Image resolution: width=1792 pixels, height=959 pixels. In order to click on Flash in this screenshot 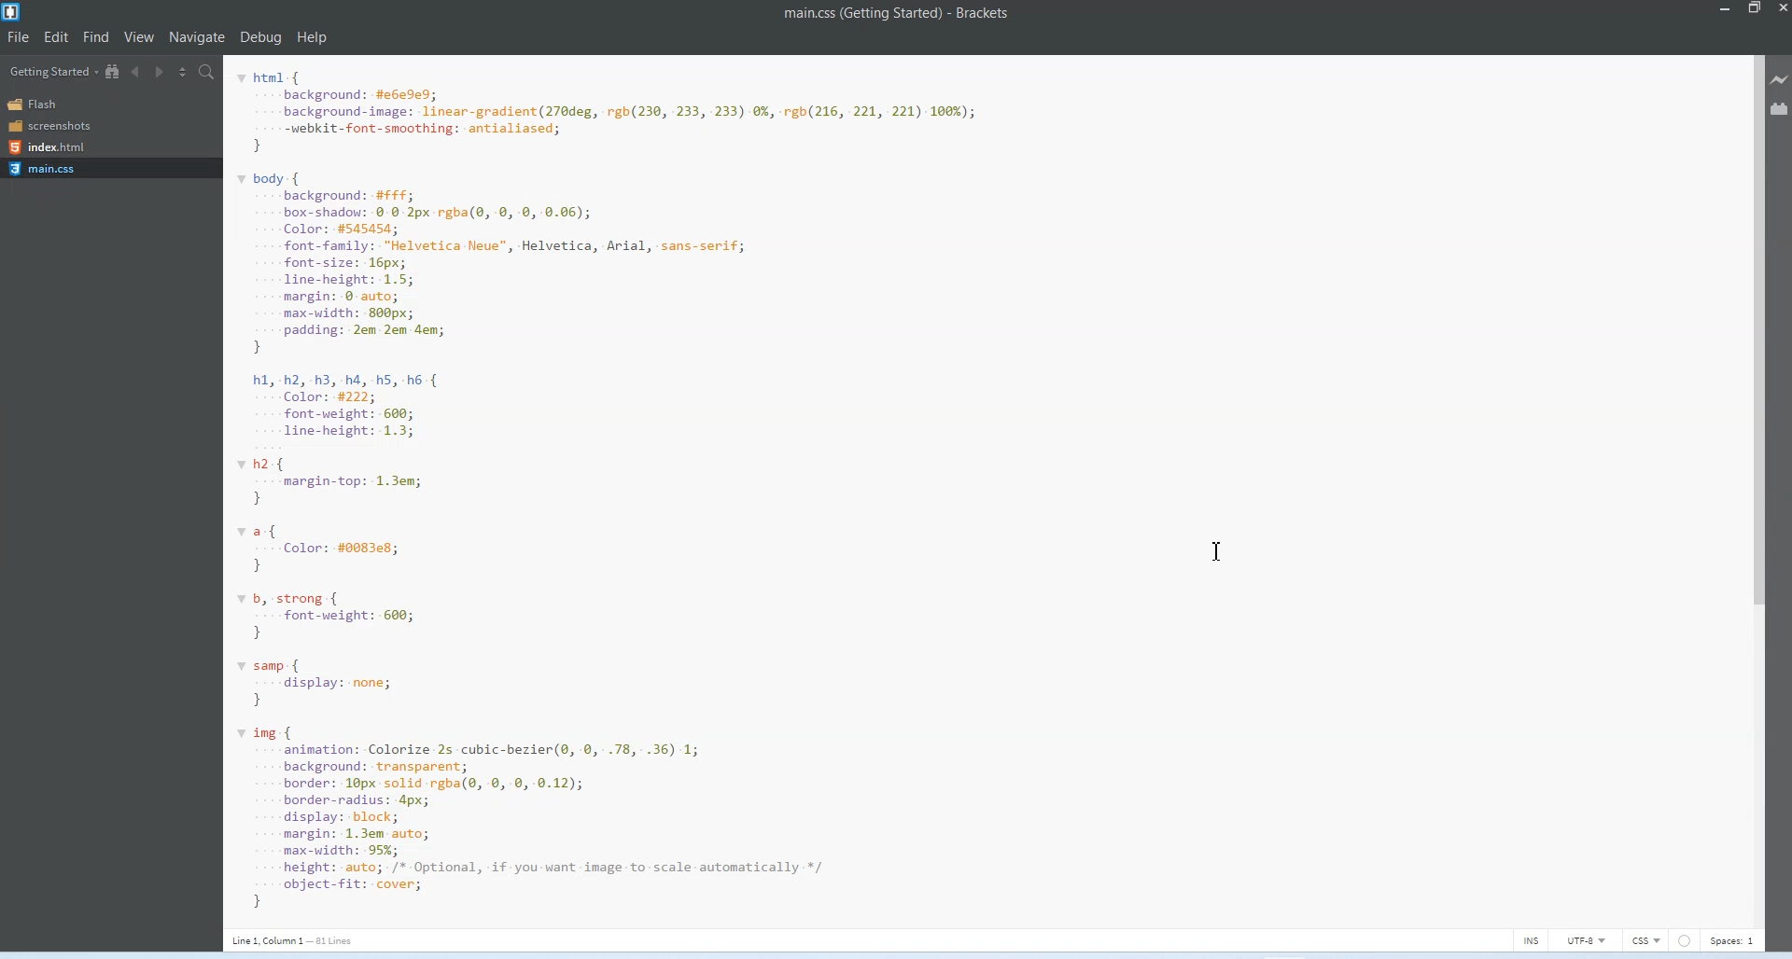, I will do `click(40, 104)`.